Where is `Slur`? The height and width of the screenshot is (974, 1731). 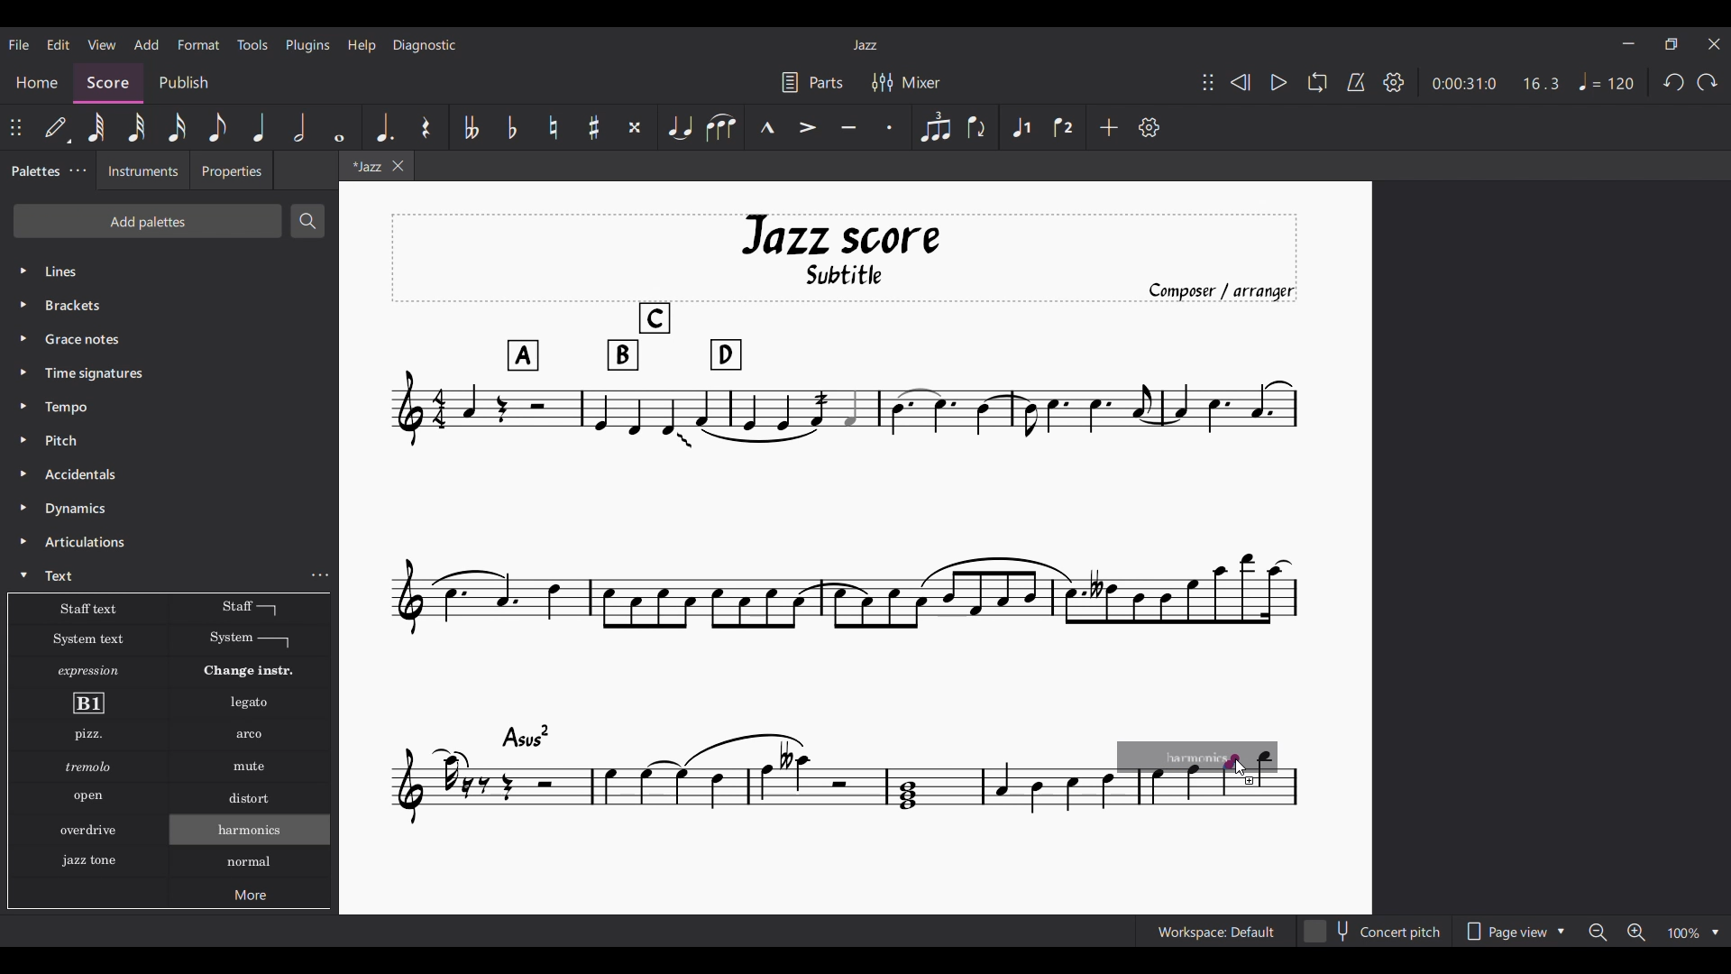
Slur is located at coordinates (722, 127).